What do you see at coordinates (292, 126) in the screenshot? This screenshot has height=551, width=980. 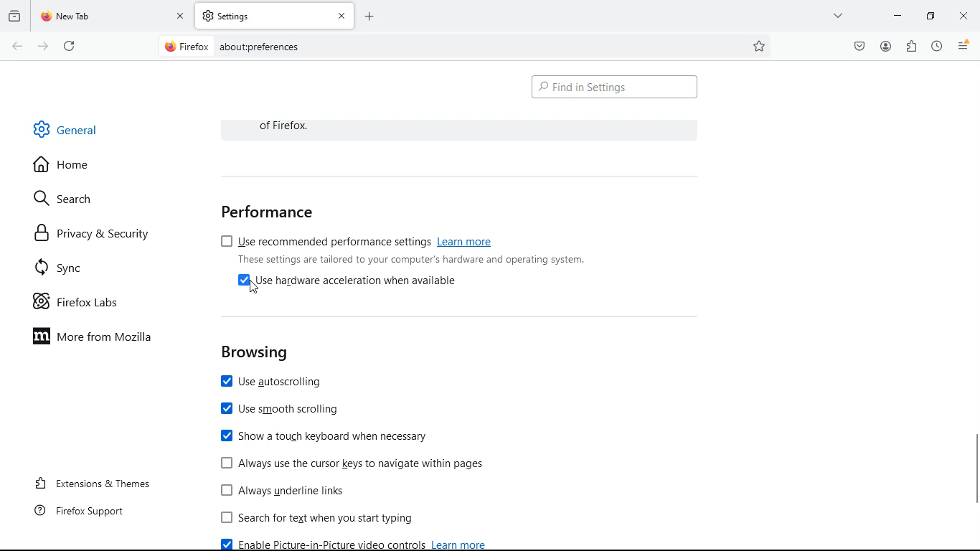 I see `of Firefox.` at bounding box center [292, 126].